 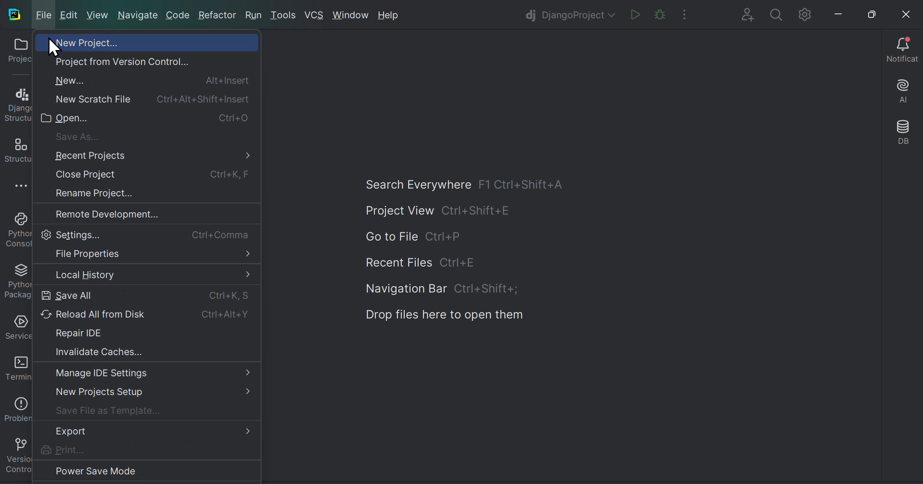 I want to click on Structures, so click(x=17, y=147).